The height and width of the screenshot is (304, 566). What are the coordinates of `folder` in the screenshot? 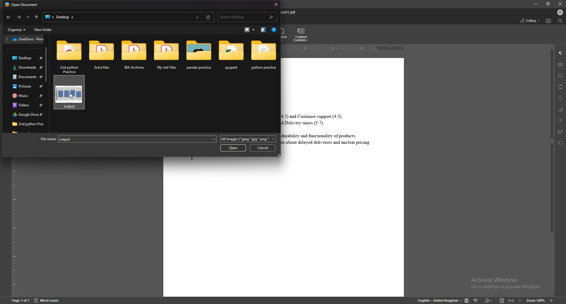 It's located at (22, 69).